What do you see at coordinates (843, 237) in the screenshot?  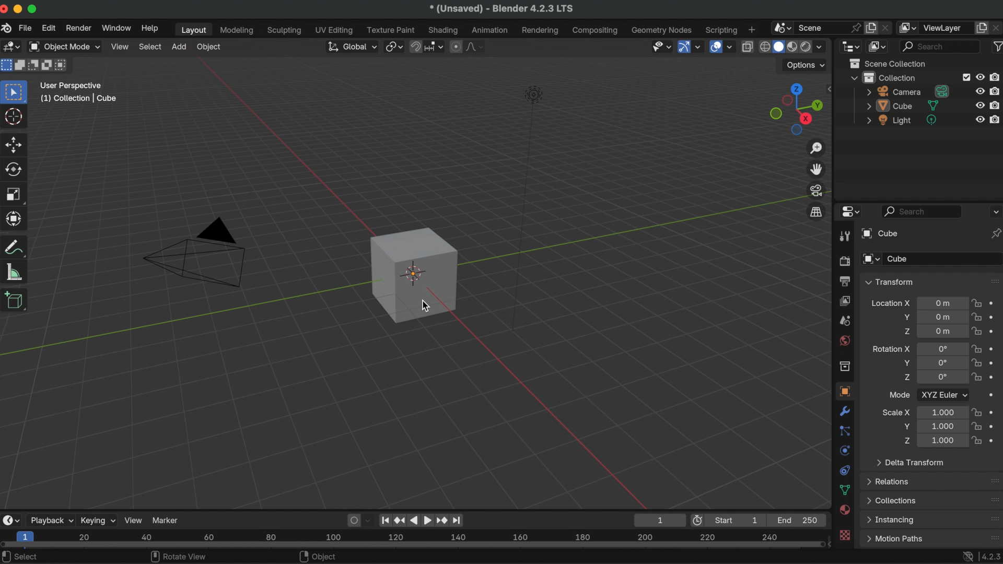 I see `tool` at bounding box center [843, 237].